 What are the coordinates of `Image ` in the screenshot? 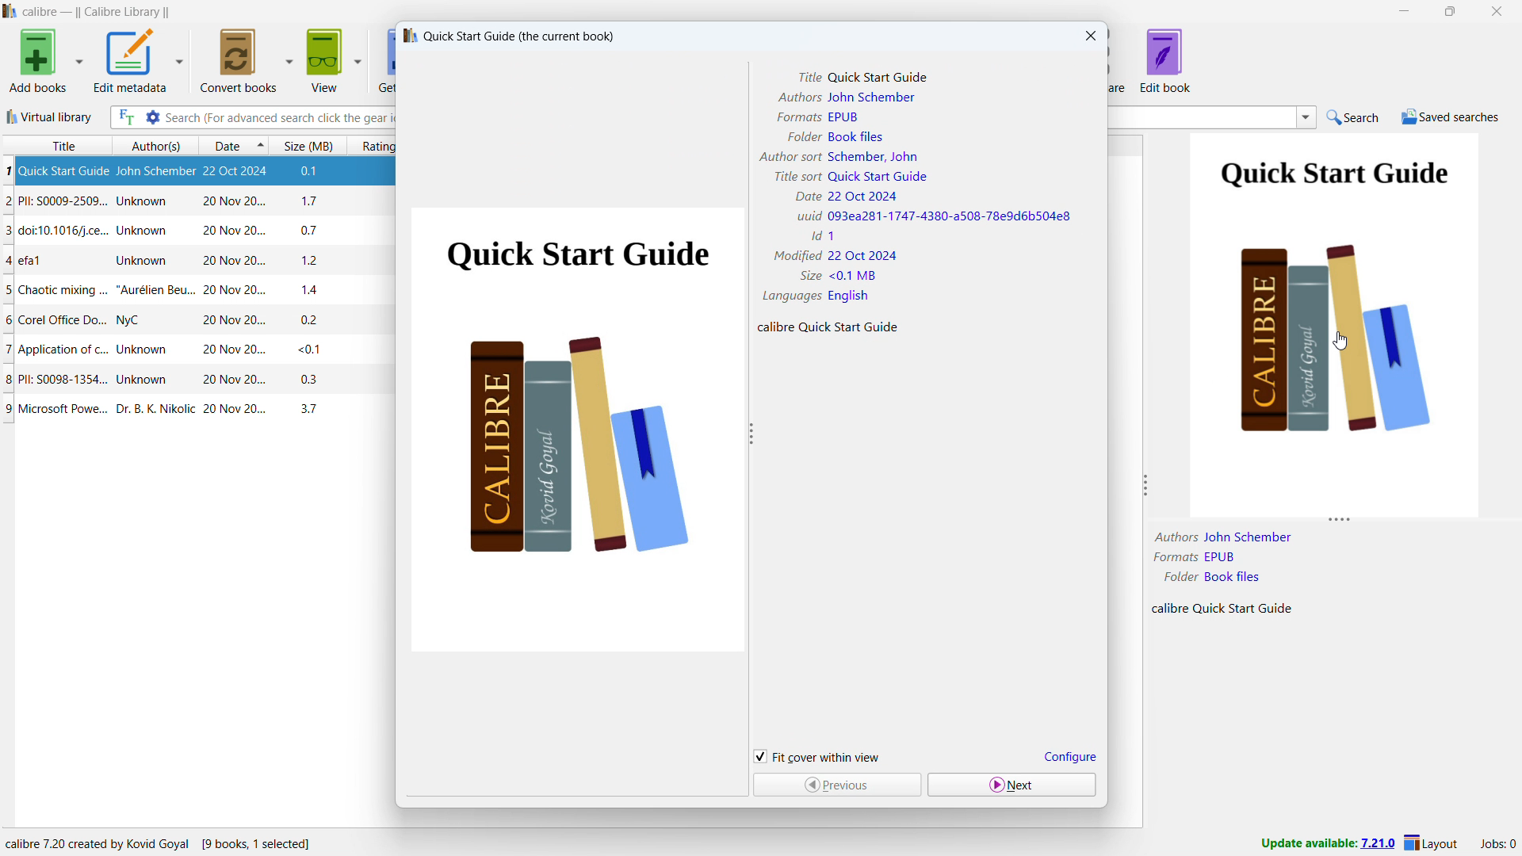 It's located at (1336, 325).